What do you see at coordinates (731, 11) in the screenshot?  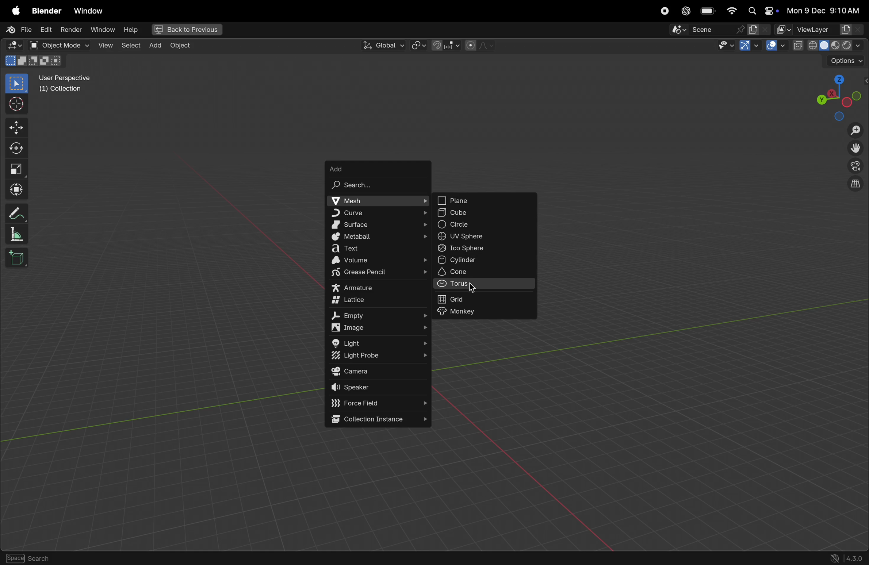 I see `wifi` at bounding box center [731, 11].